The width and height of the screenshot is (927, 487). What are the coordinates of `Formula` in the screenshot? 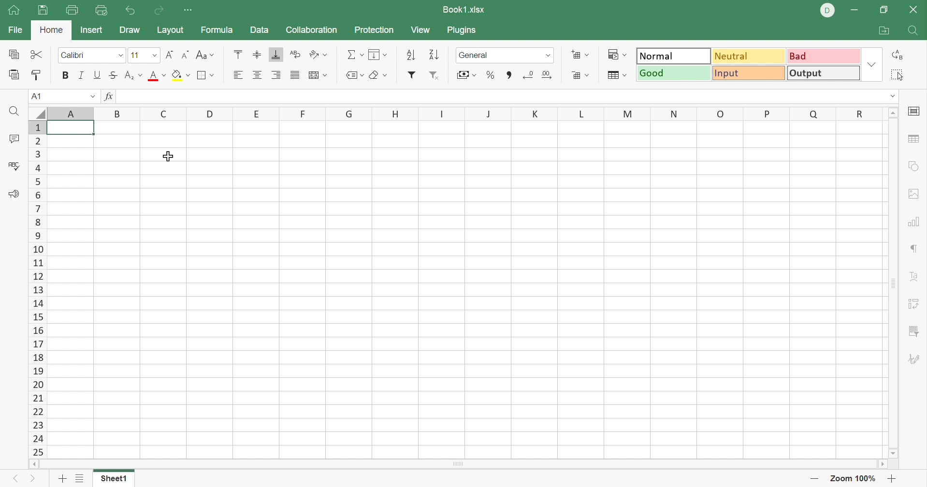 It's located at (219, 29).